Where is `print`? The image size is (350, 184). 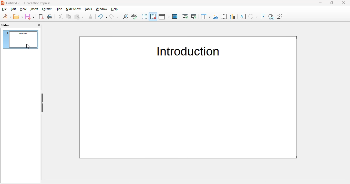
print is located at coordinates (50, 17).